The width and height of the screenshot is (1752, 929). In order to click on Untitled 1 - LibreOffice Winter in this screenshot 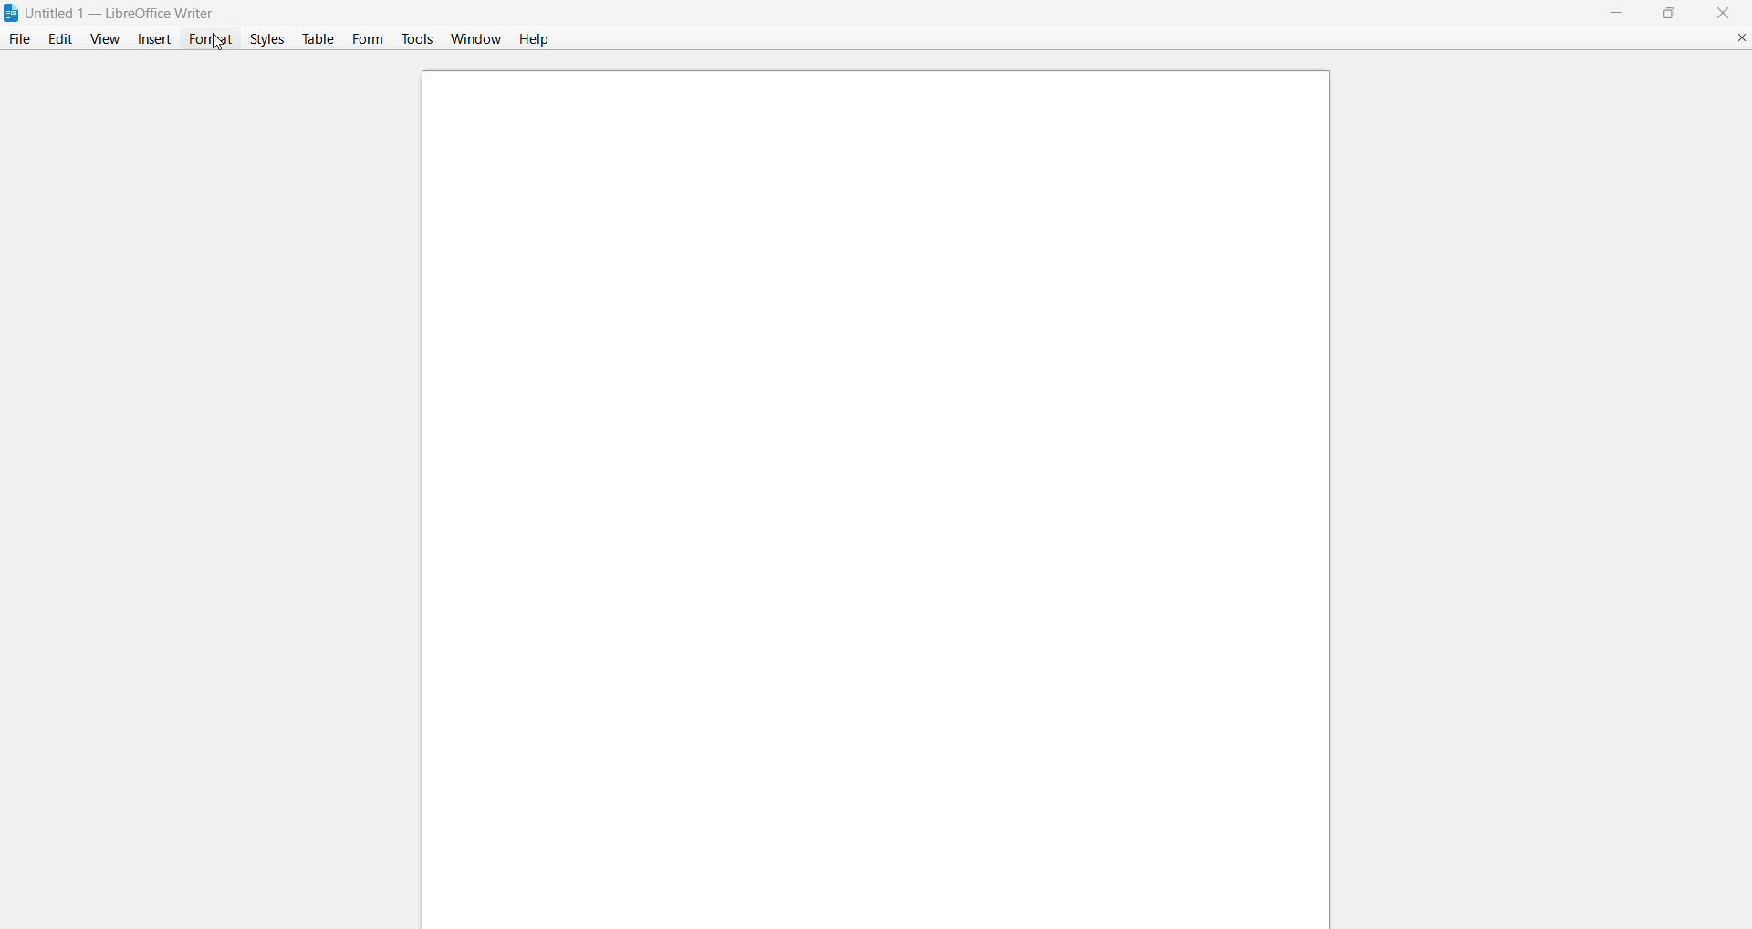, I will do `click(125, 12)`.